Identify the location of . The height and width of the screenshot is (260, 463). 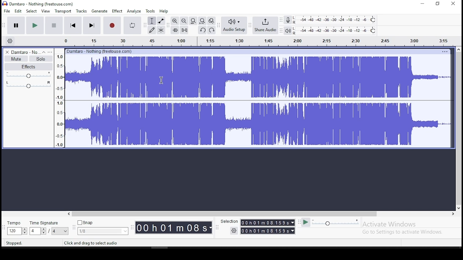
(280, 20).